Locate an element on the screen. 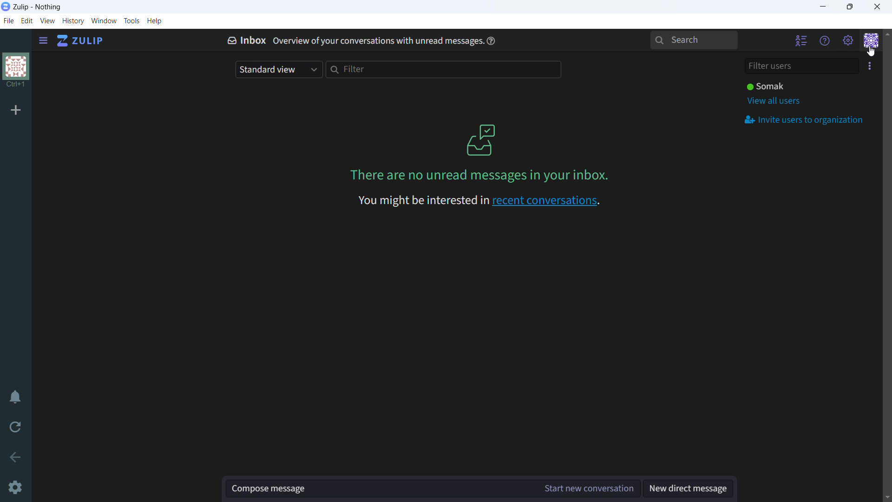  cursor is located at coordinates (871, 51).